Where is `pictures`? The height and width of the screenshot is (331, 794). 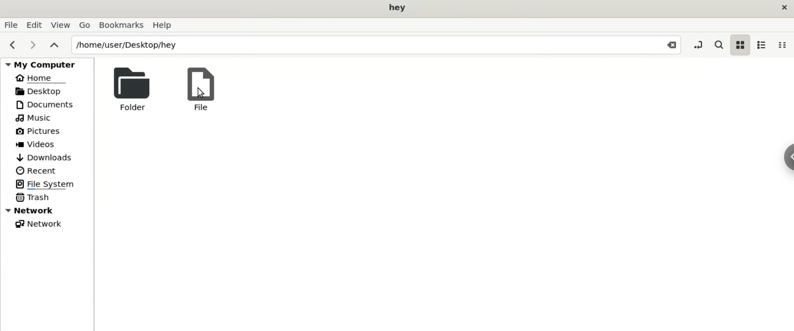
pictures is located at coordinates (38, 132).